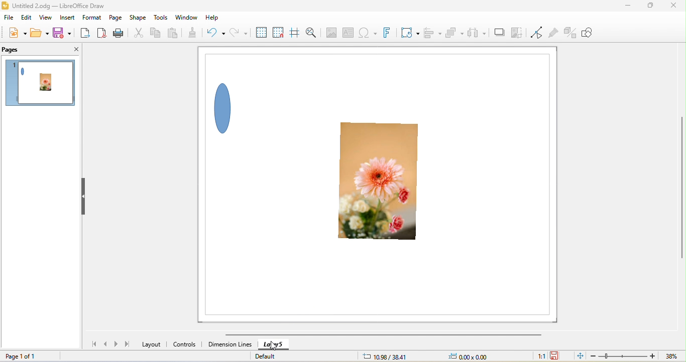 Image resolution: width=686 pixels, height=362 pixels. What do you see at coordinates (156, 34) in the screenshot?
I see `copy` at bounding box center [156, 34].